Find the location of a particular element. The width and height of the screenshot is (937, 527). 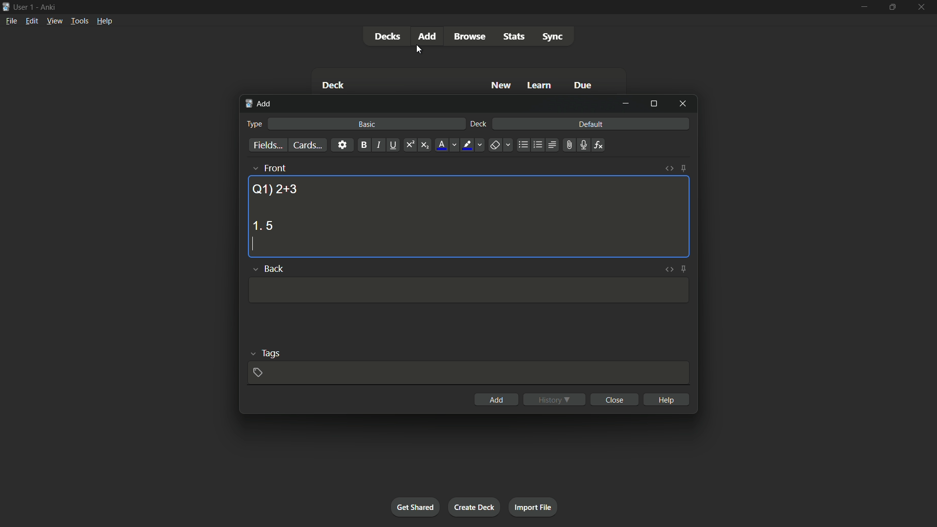

ordered list is located at coordinates (538, 145).